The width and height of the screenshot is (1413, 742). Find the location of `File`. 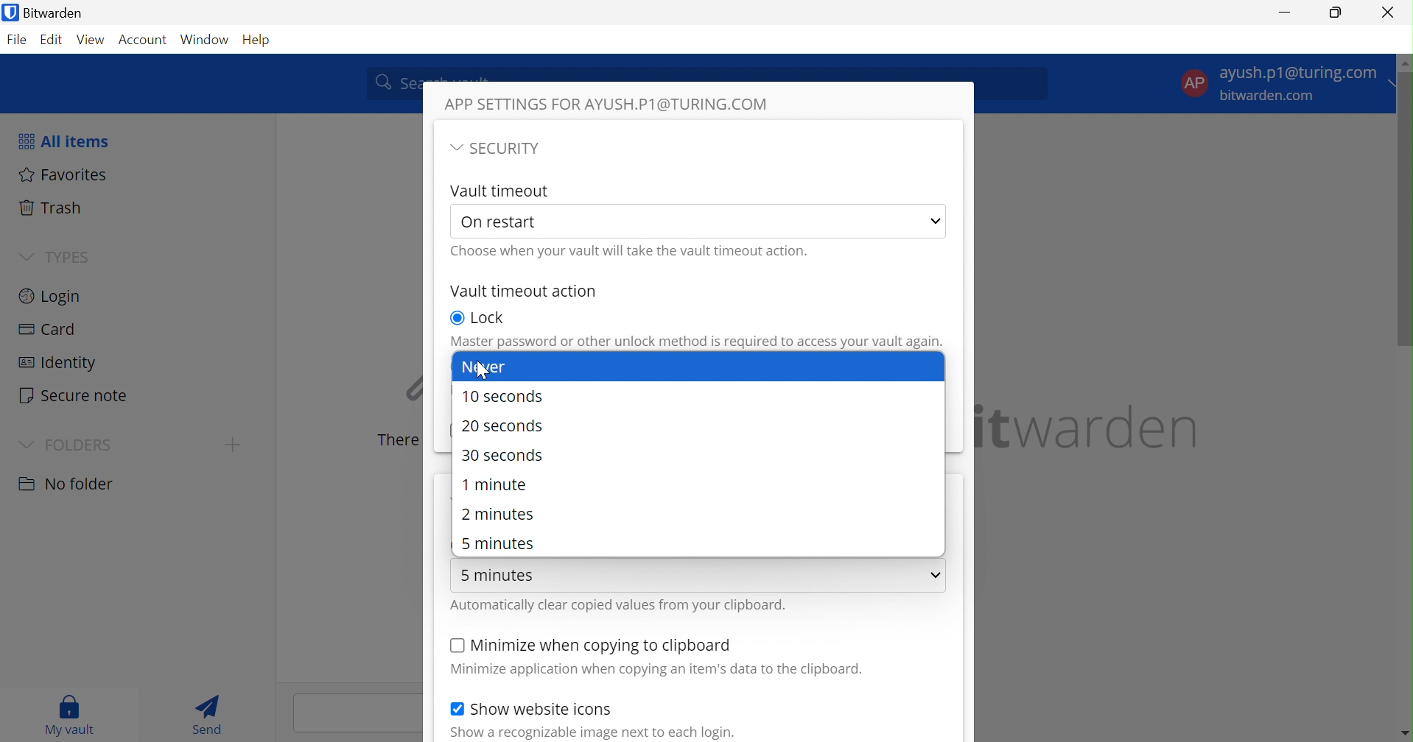

File is located at coordinates (17, 41).